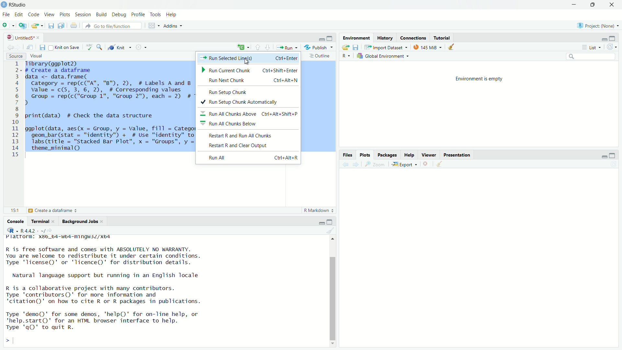 Image resolution: width=622 pixels, height=350 pixels. What do you see at coordinates (356, 47) in the screenshot?
I see `Save workspace as` at bounding box center [356, 47].